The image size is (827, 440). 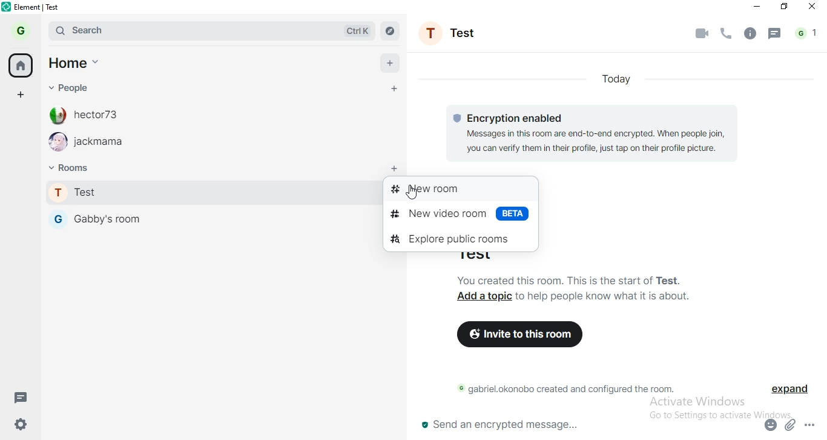 What do you see at coordinates (21, 424) in the screenshot?
I see `settings` at bounding box center [21, 424].